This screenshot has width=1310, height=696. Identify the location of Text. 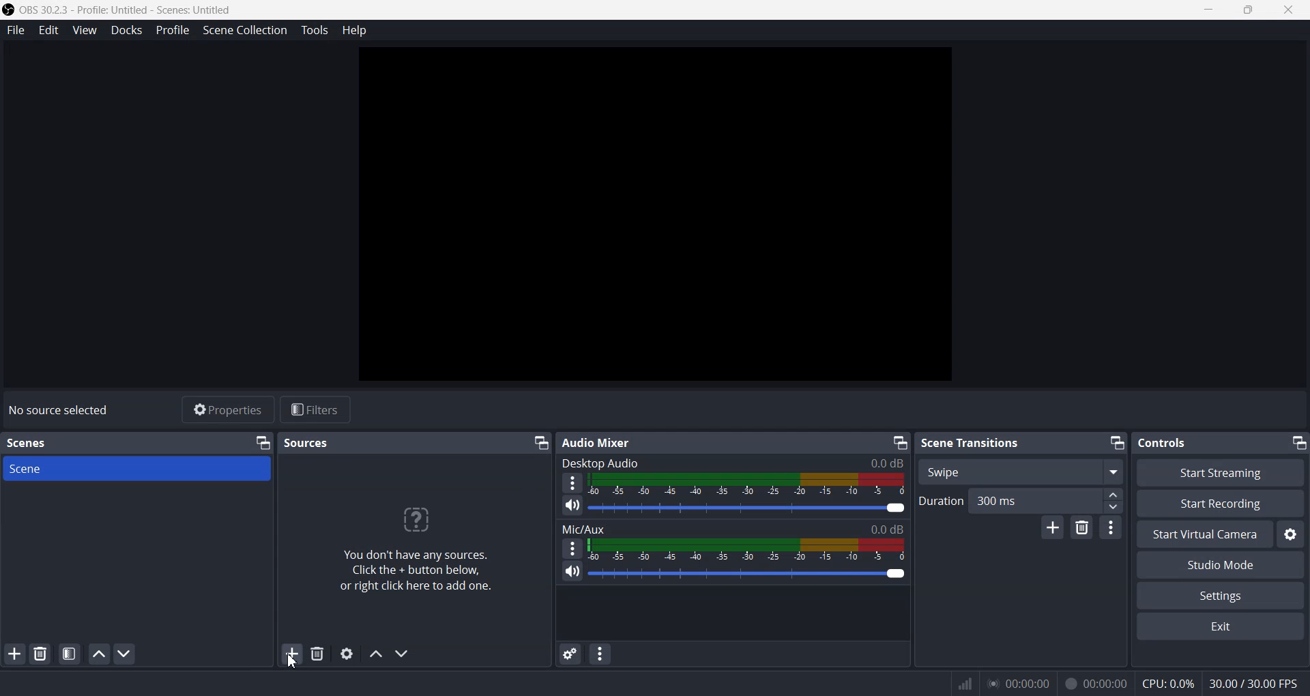
(1161, 442).